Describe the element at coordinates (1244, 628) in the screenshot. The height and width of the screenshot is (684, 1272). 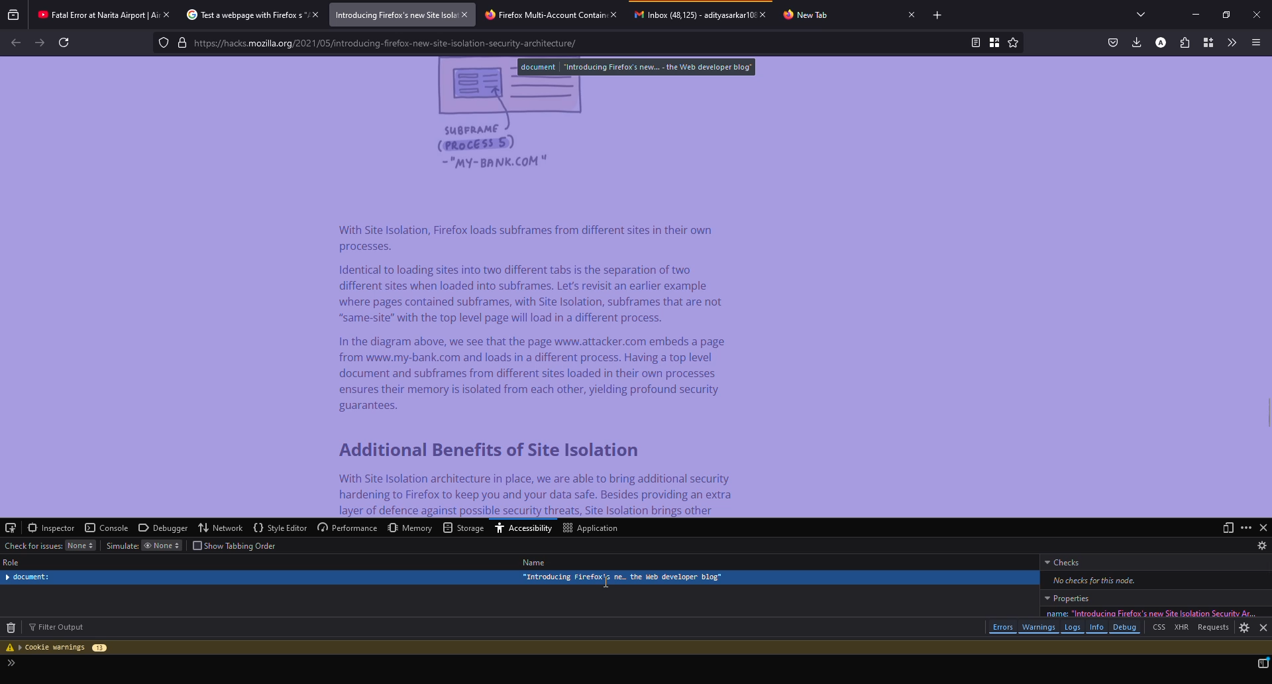
I see `settigs` at that location.